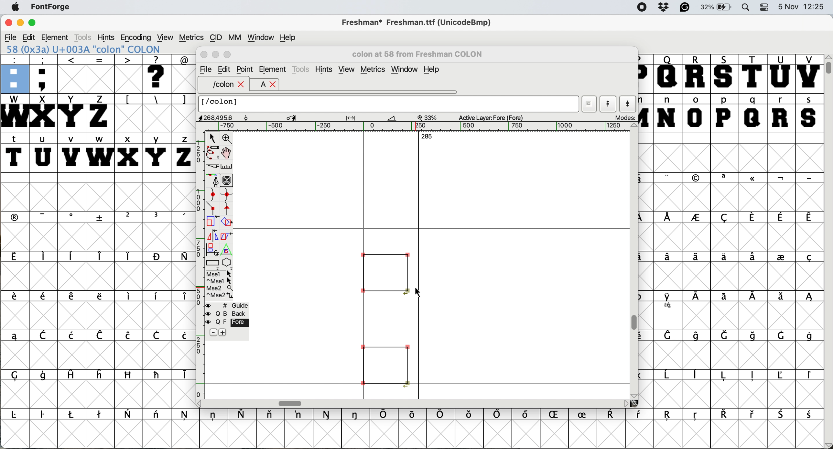 The height and width of the screenshot is (449, 833). I want to click on symbol, so click(724, 414).